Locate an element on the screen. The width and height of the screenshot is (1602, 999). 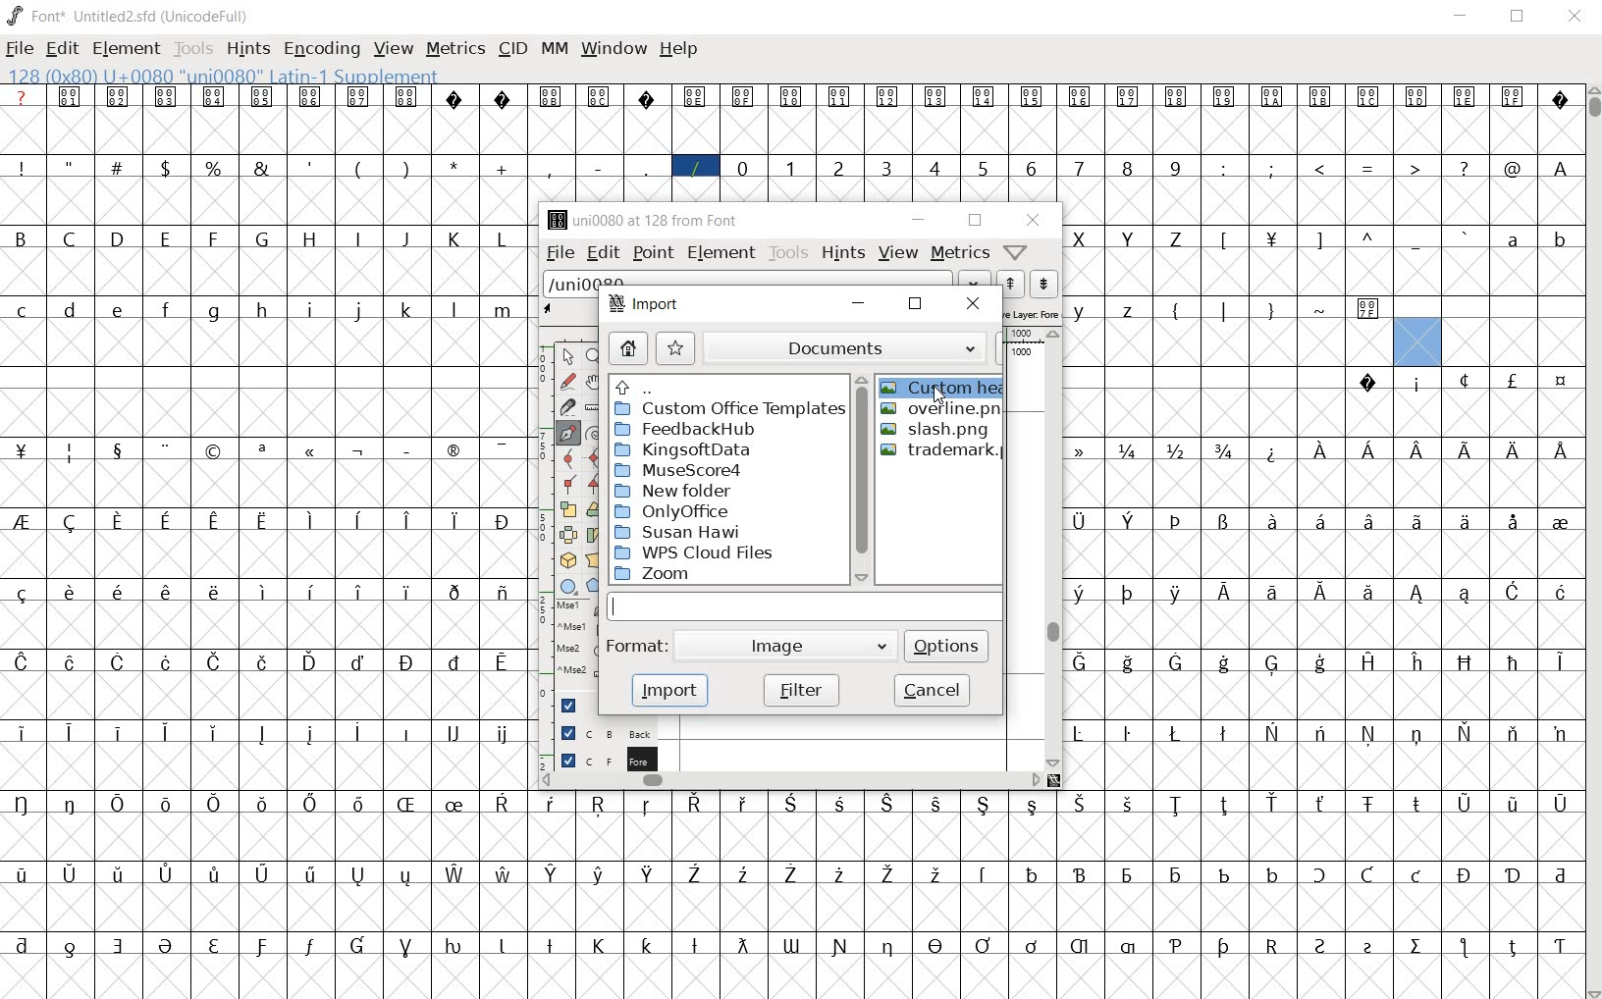
home is located at coordinates (627, 348).